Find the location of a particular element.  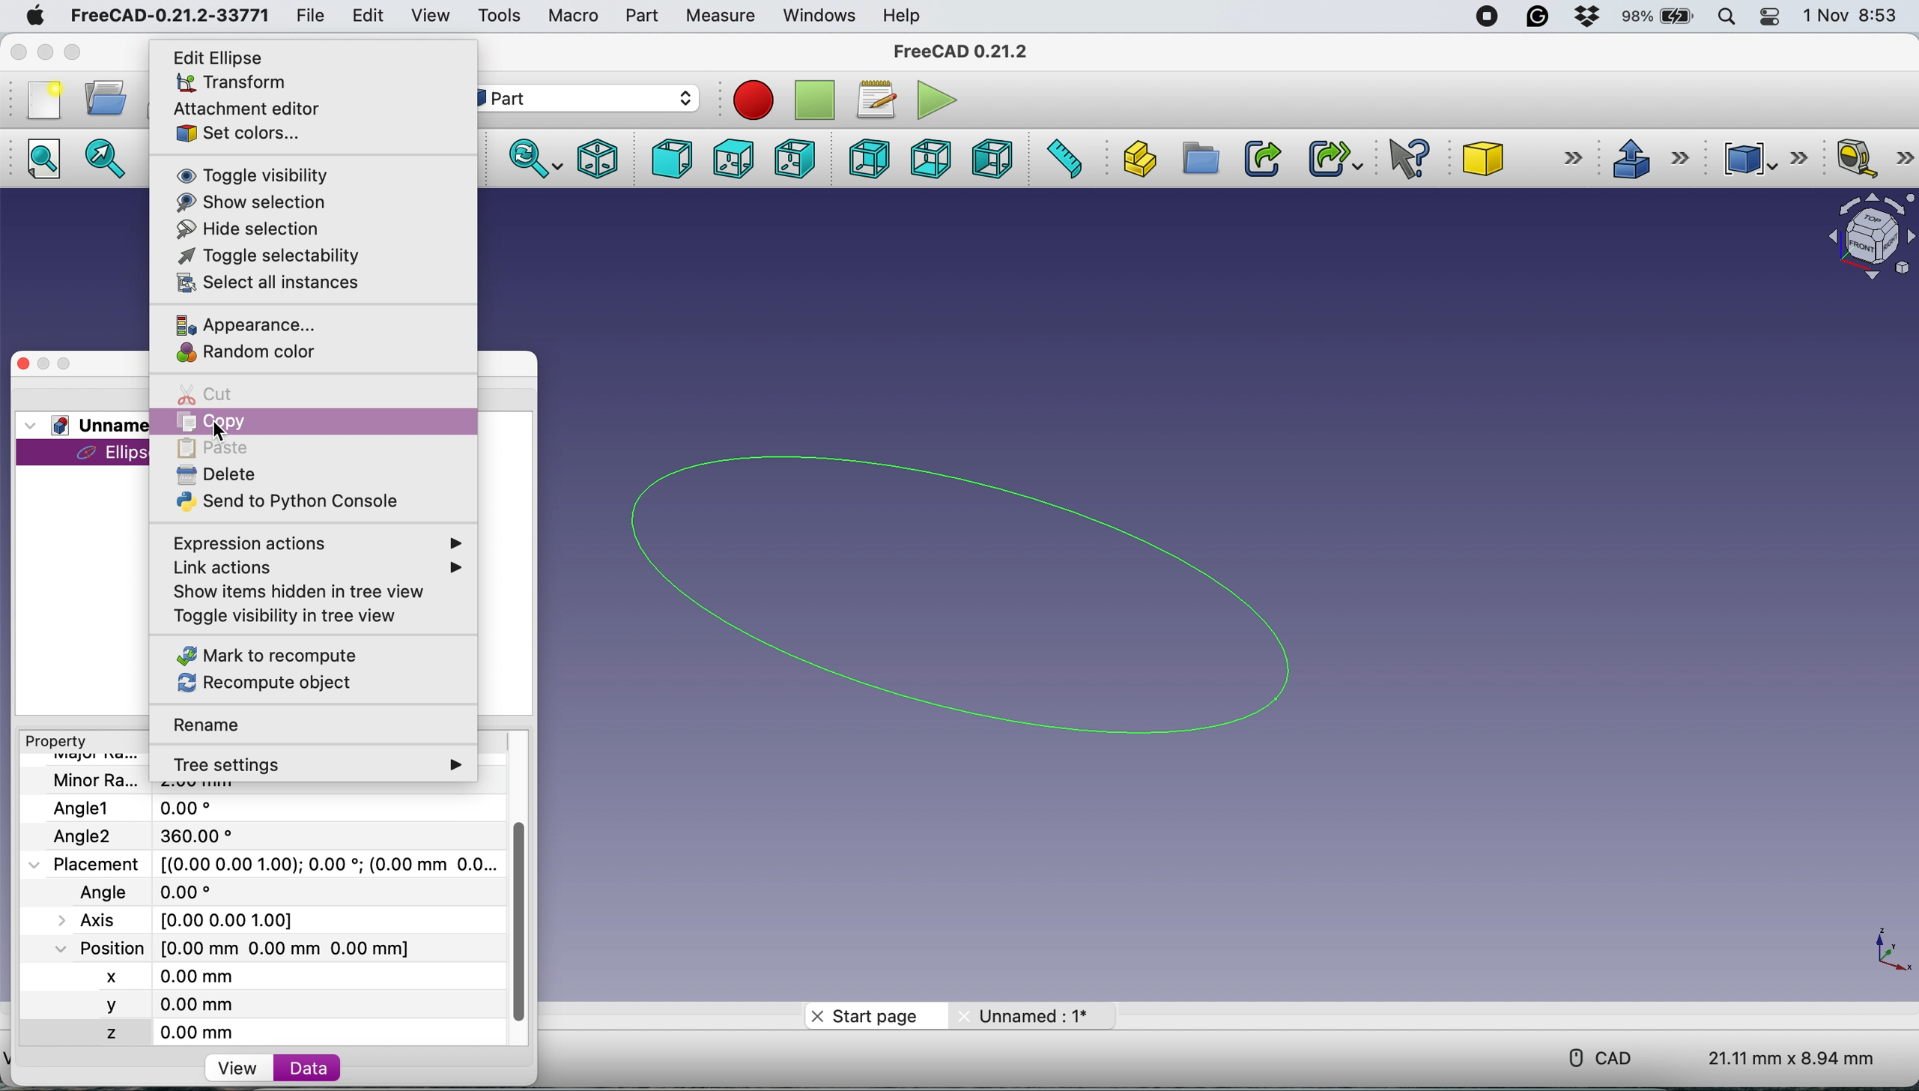

x is located at coordinates (133, 974).